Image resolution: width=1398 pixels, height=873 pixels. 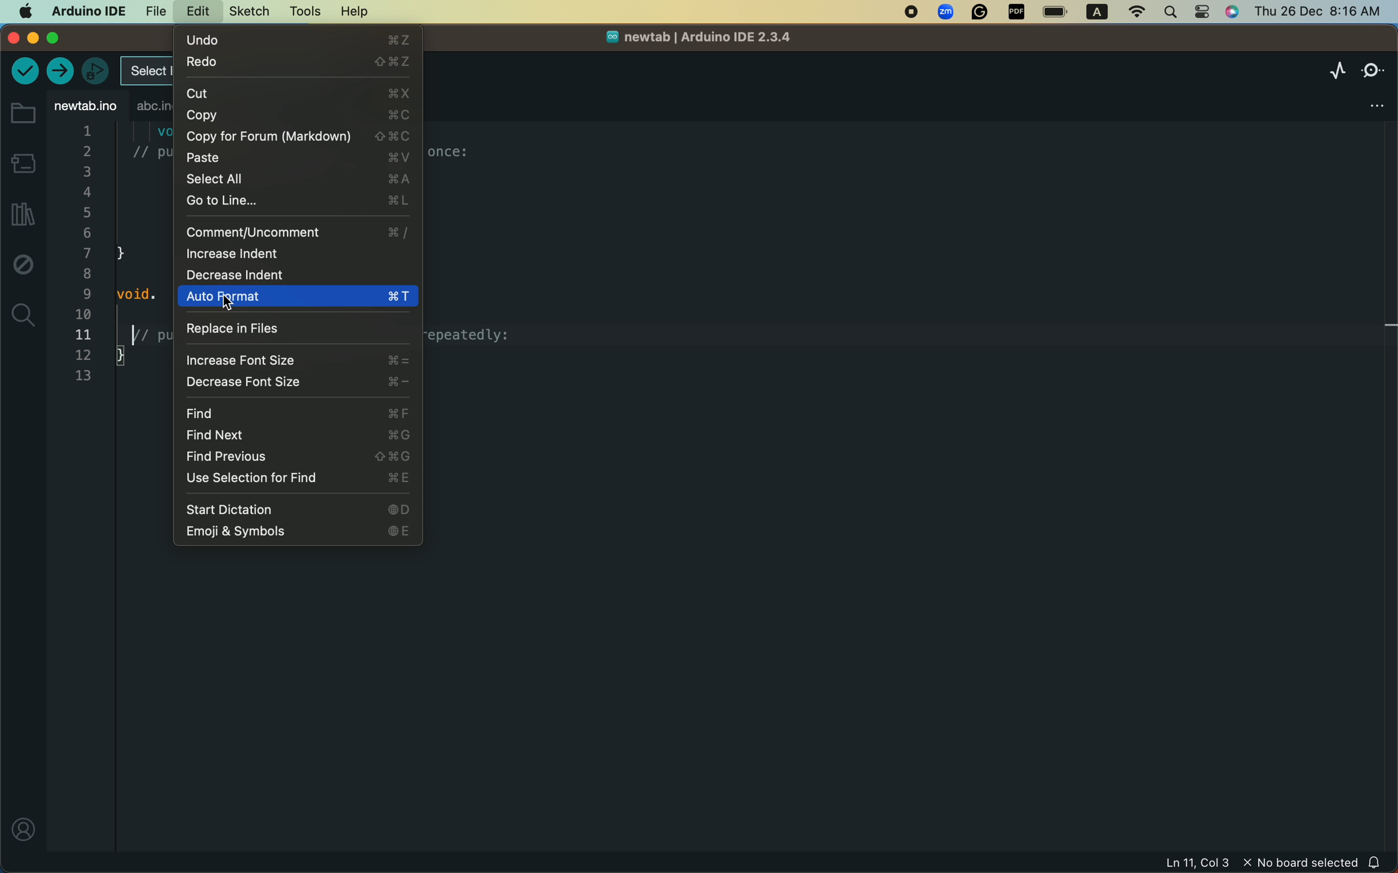 I want to click on upload, so click(x=62, y=71).